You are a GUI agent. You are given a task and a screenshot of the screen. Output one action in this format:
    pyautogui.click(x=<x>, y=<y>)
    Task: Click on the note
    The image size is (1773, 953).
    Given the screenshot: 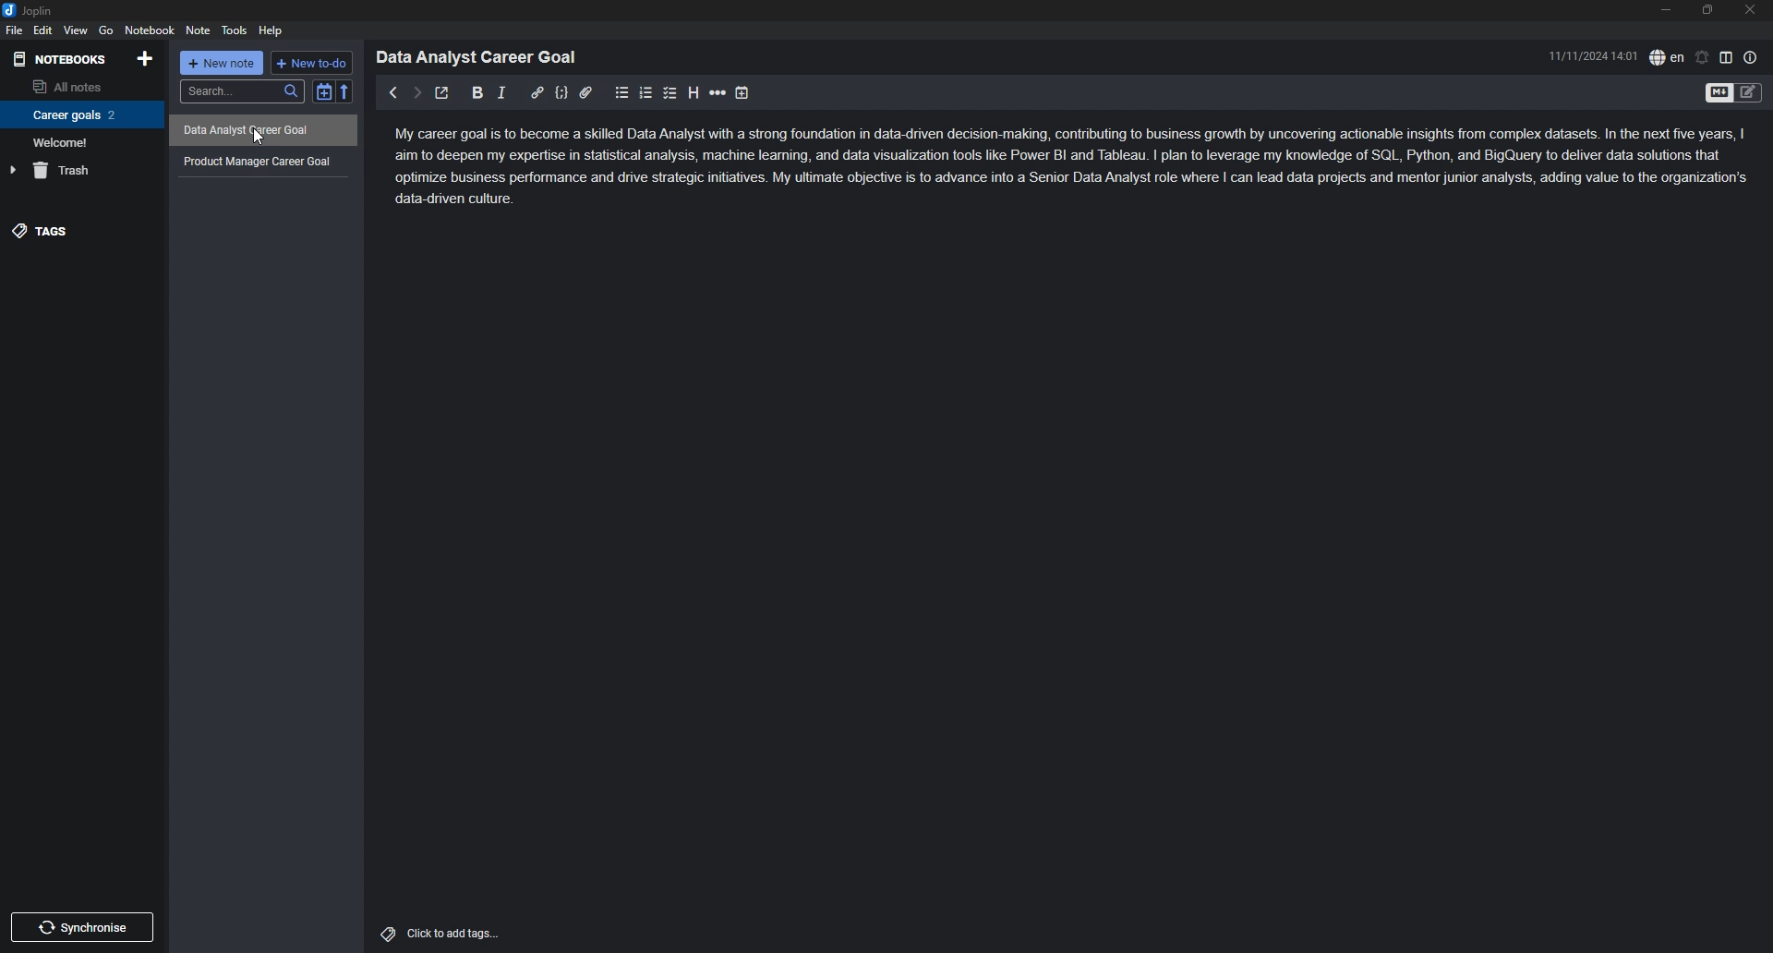 What is the action you would take?
    pyautogui.click(x=199, y=30)
    